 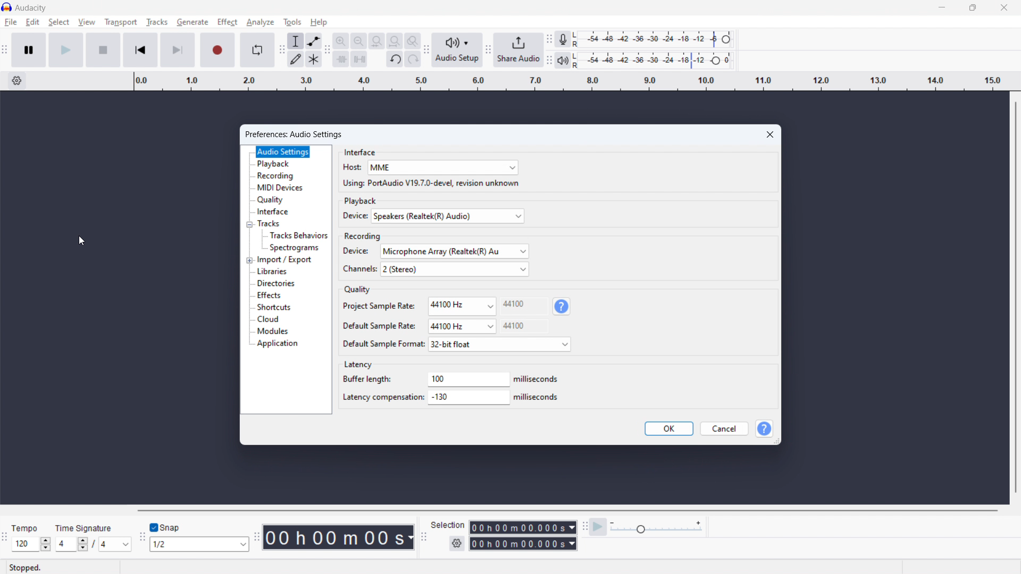 I want to click on  Device, so click(x=353, y=216).